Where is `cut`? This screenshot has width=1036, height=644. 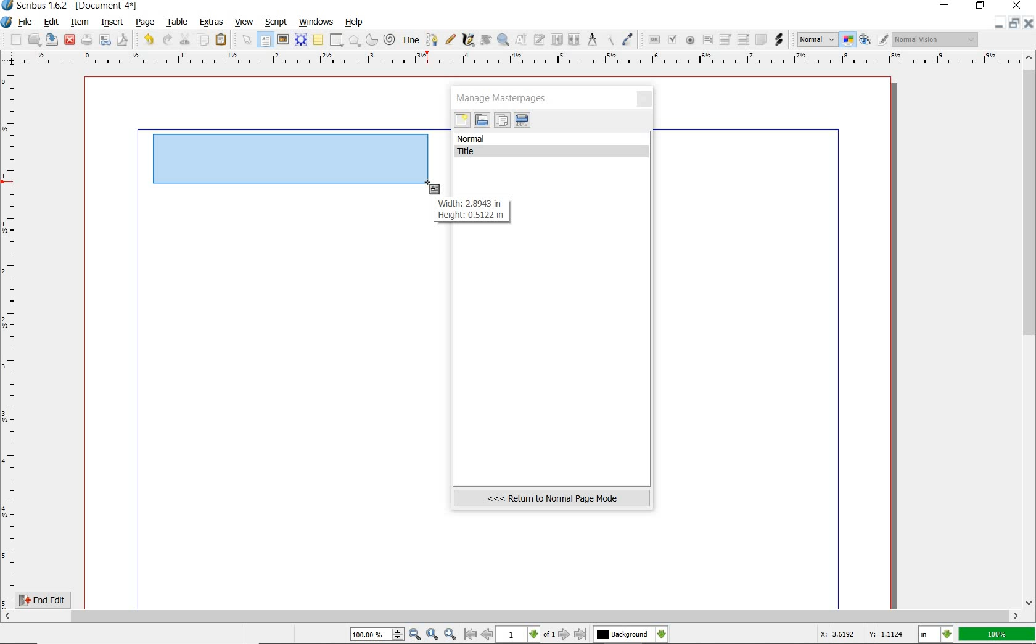
cut is located at coordinates (185, 39).